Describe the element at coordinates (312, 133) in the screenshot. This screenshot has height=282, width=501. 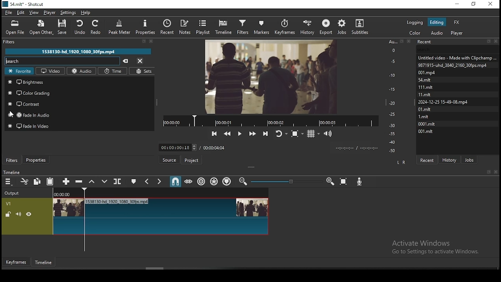
I see `toggle grid display on the player` at that location.